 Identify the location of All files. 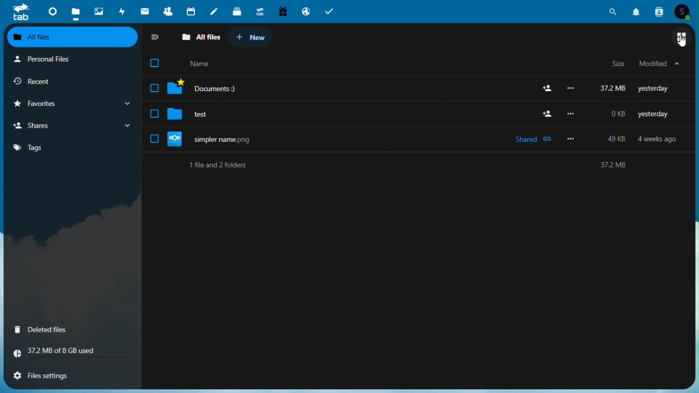
(72, 36).